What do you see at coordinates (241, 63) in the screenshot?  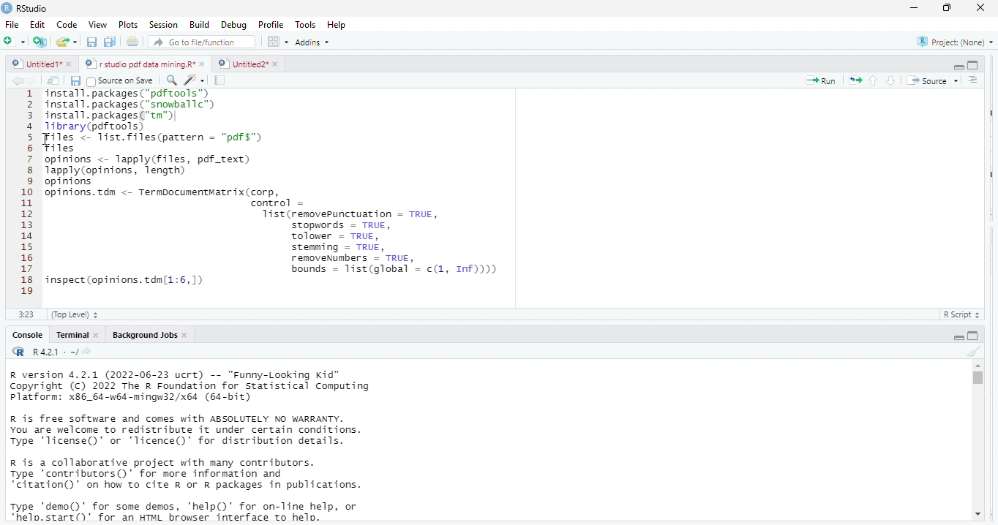 I see `untitled 2` at bounding box center [241, 63].